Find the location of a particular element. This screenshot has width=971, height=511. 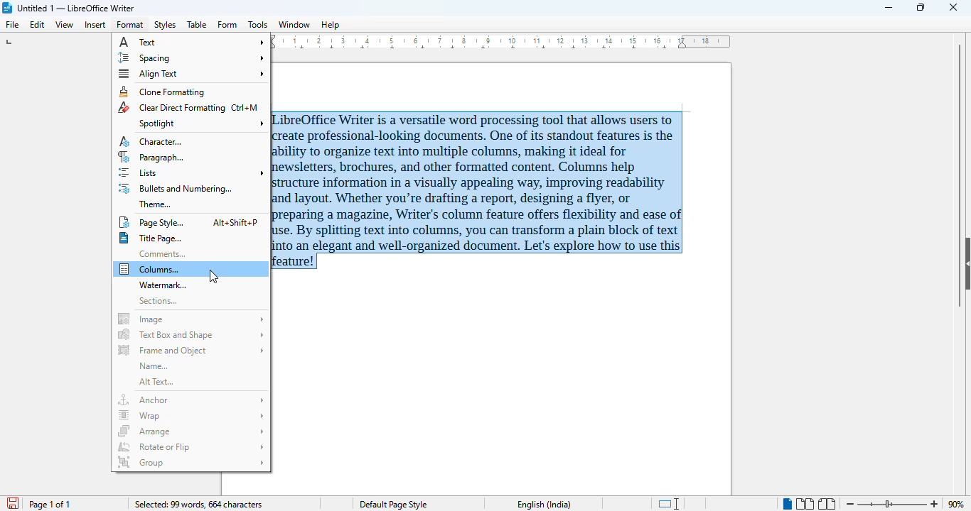

arrange is located at coordinates (191, 431).